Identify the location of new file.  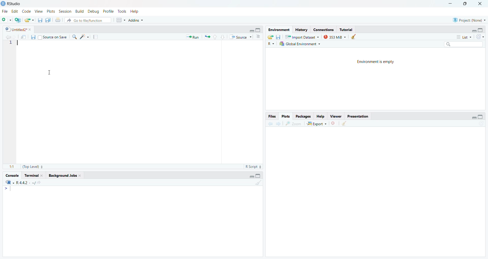
(6, 20).